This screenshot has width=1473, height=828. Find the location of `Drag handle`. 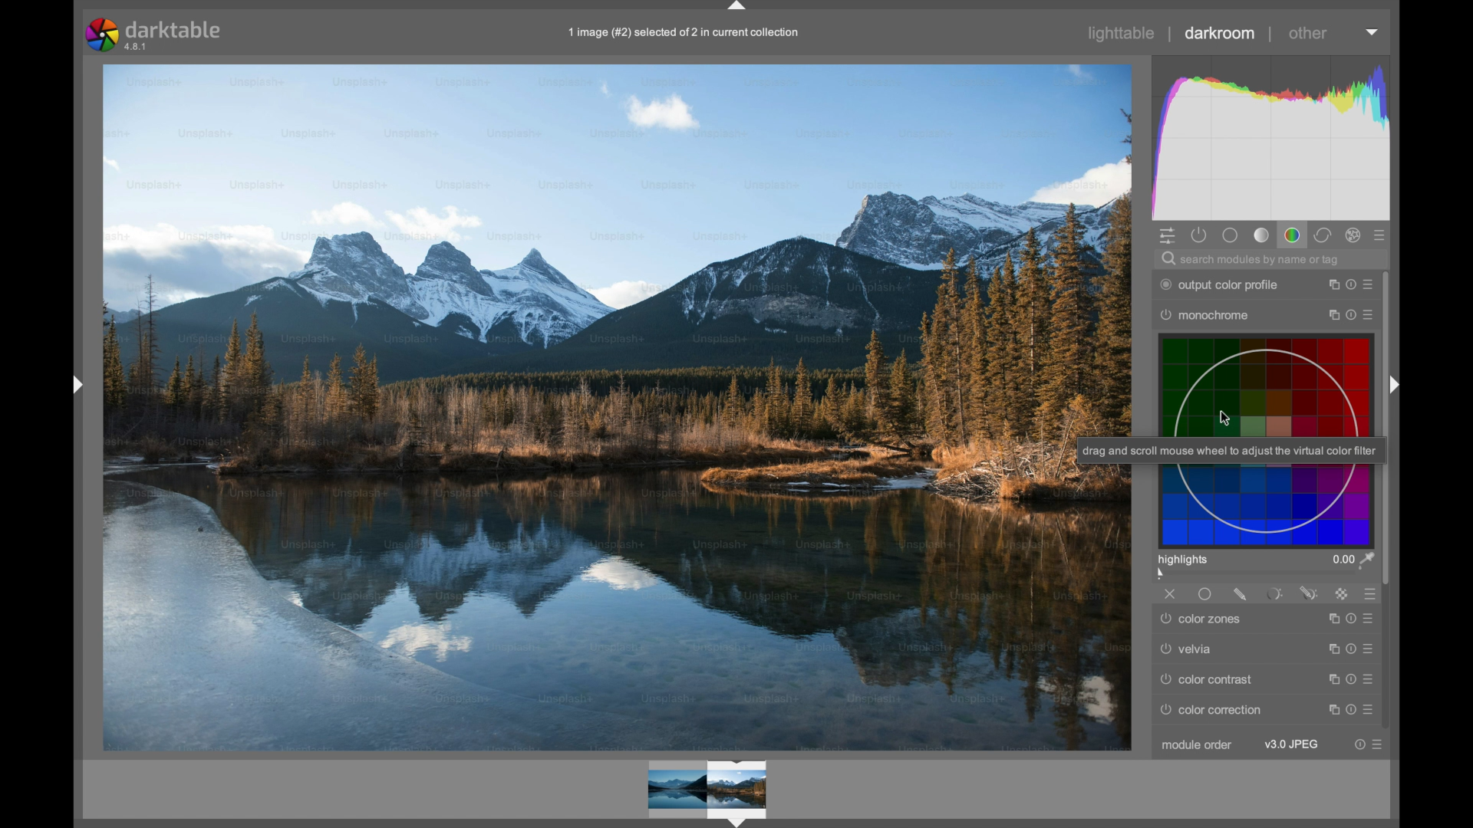

Drag handle is located at coordinates (1396, 386).